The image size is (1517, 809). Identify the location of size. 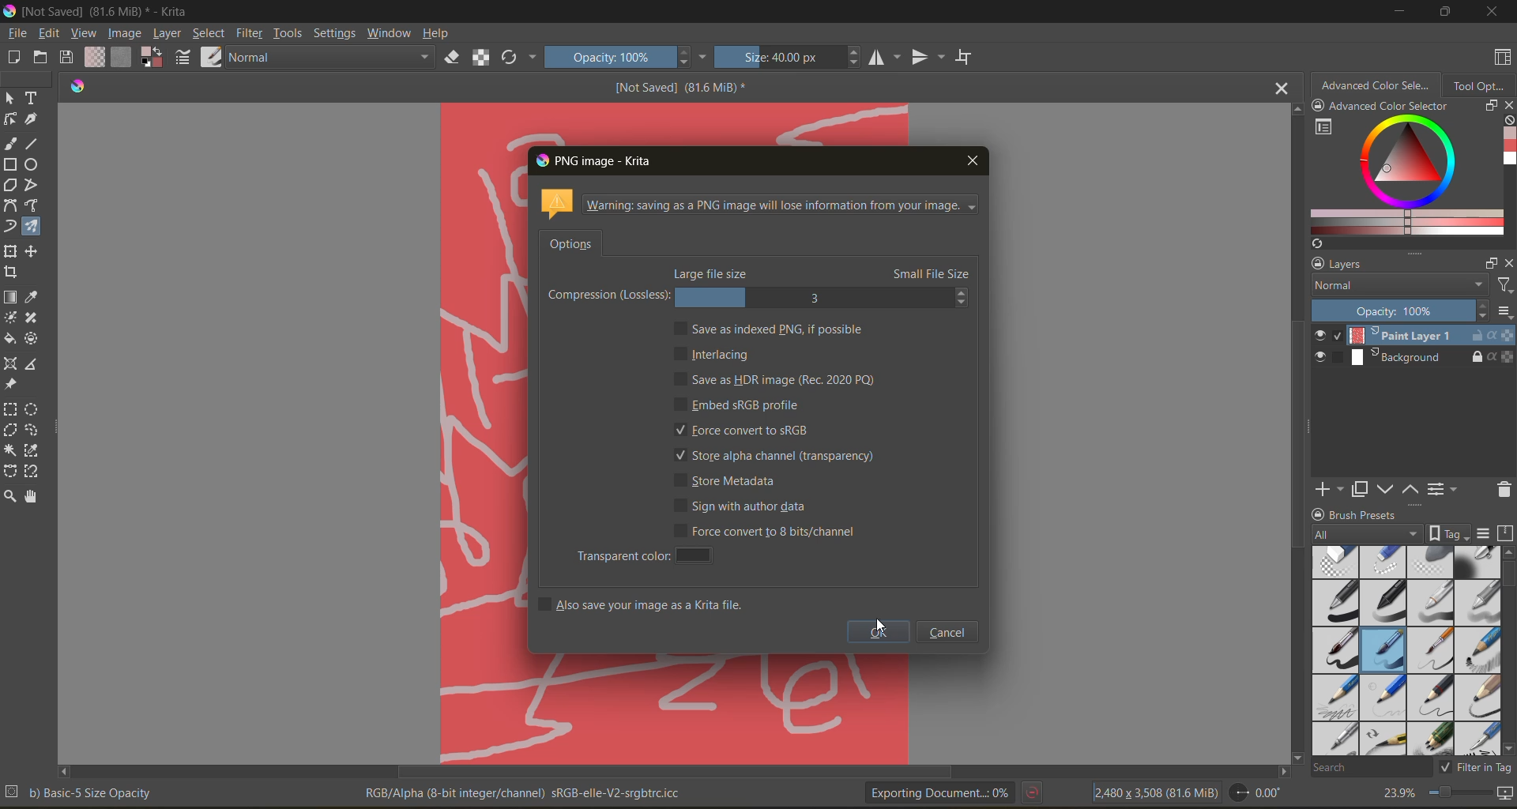
(787, 57).